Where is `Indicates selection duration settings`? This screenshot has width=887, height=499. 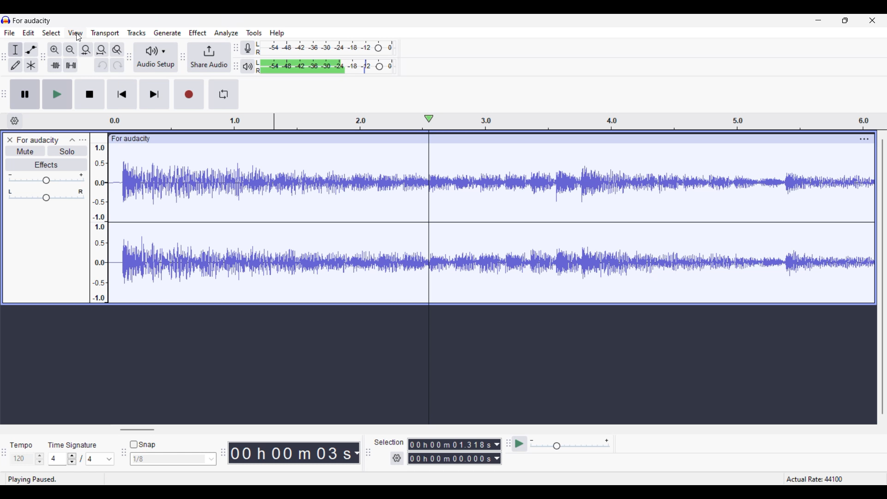 Indicates selection duration settings is located at coordinates (389, 442).